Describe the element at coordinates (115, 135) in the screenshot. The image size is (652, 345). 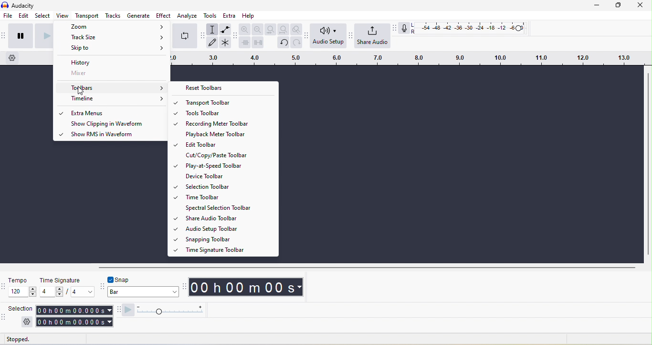
I see `show RMS in waveform` at that location.